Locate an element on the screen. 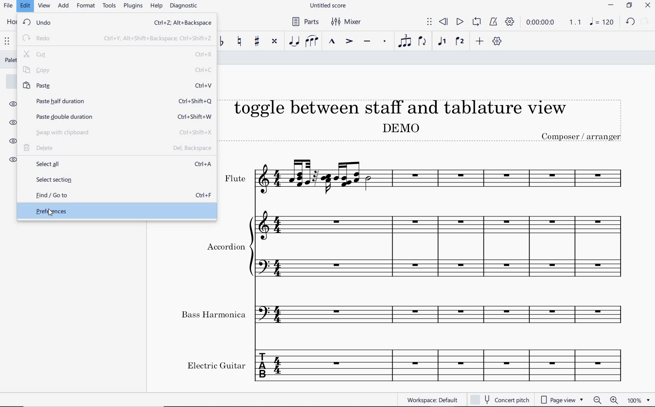 Image resolution: width=655 pixels, height=407 pixels. Instrument: Bass Harmonica is located at coordinates (407, 317).